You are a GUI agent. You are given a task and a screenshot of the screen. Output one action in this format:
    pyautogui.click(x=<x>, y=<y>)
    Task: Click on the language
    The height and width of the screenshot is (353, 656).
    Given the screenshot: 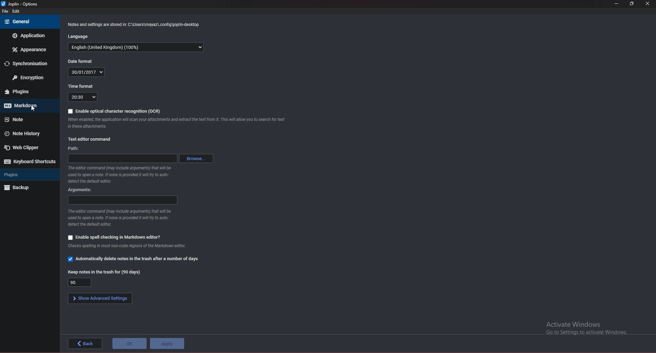 What is the action you would take?
    pyautogui.click(x=138, y=47)
    